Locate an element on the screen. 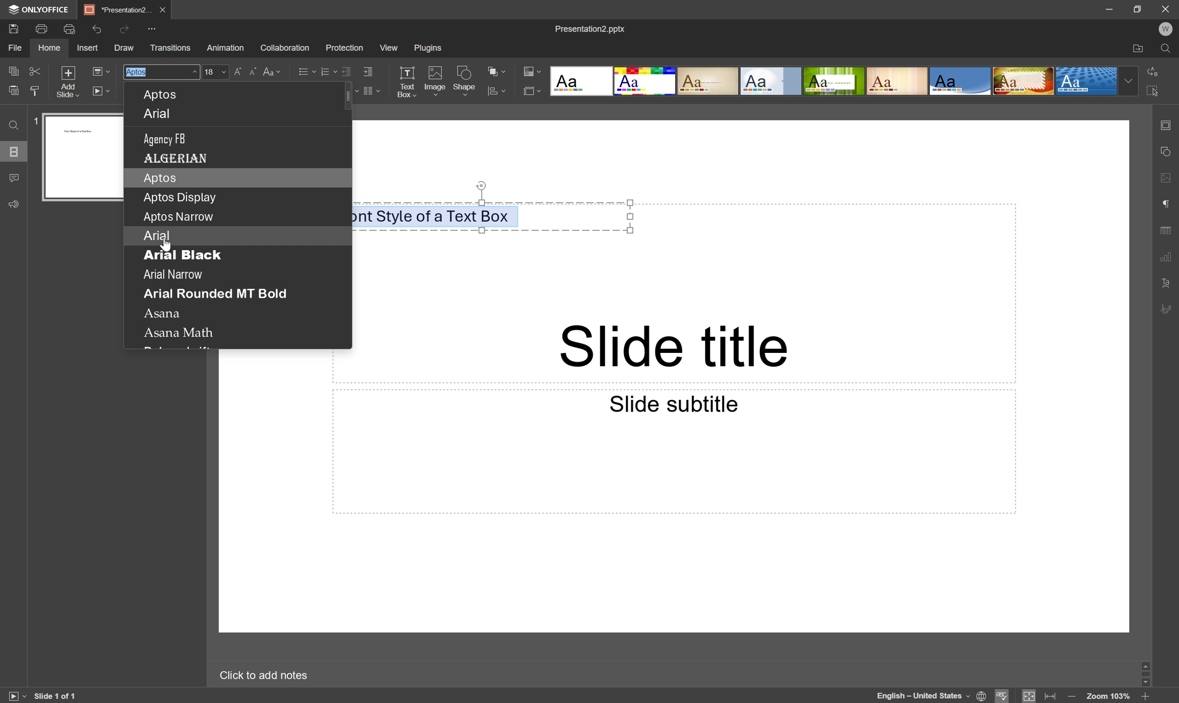 Image resolution: width=1179 pixels, height=703 pixels. Arial is located at coordinates (159, 114).